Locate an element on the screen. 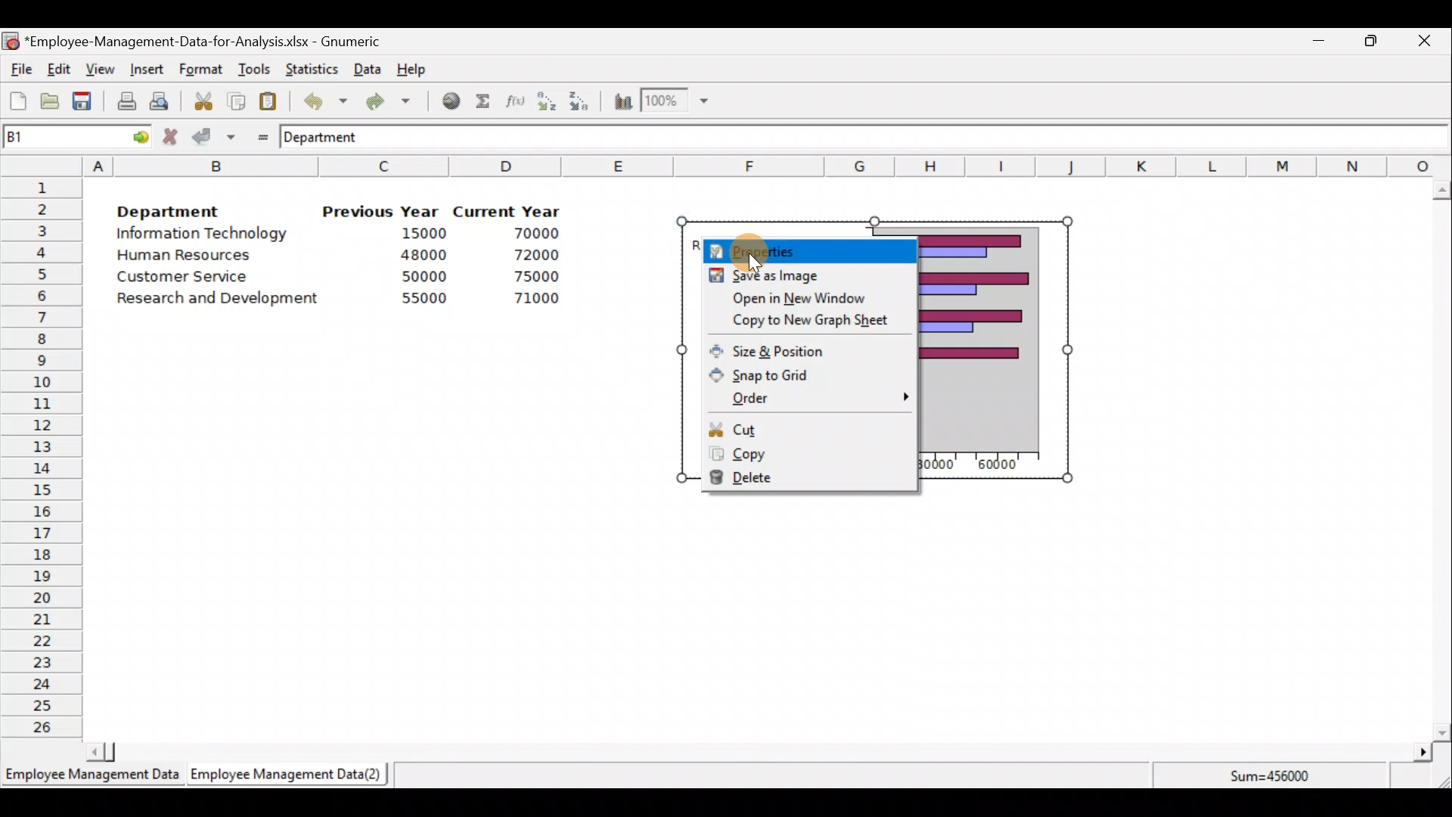  70000 is located at coordinates (531, 234).